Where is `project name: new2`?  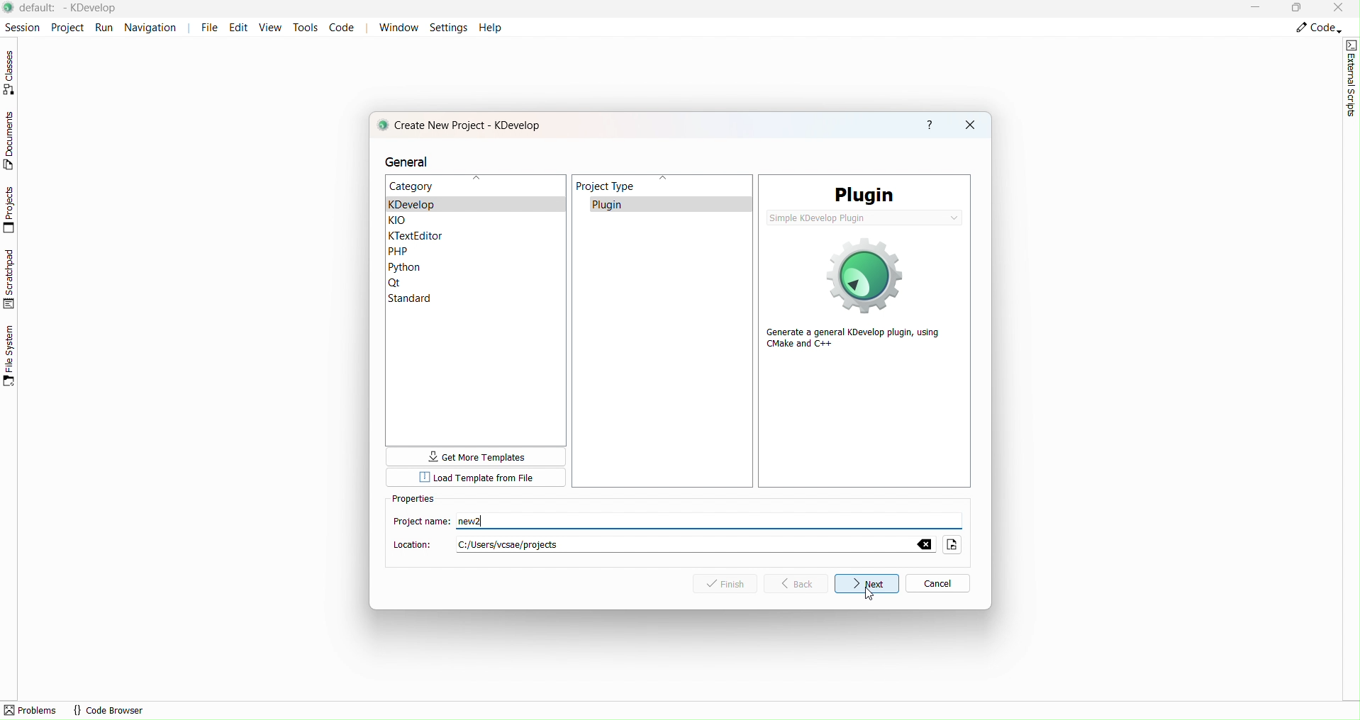 project name: new2 is located at coordinates (447, 522).